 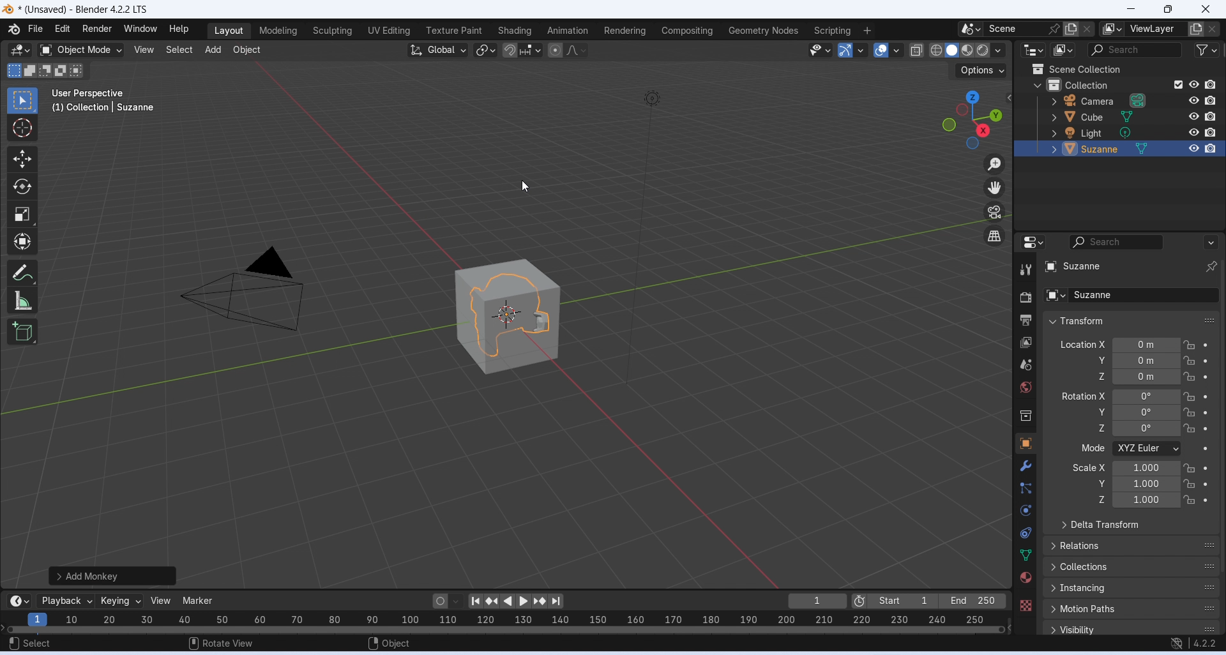 What do you see at coordinates (1025, 605) in the screenshot?
I see `texture` at bounding box center [1025, 605].